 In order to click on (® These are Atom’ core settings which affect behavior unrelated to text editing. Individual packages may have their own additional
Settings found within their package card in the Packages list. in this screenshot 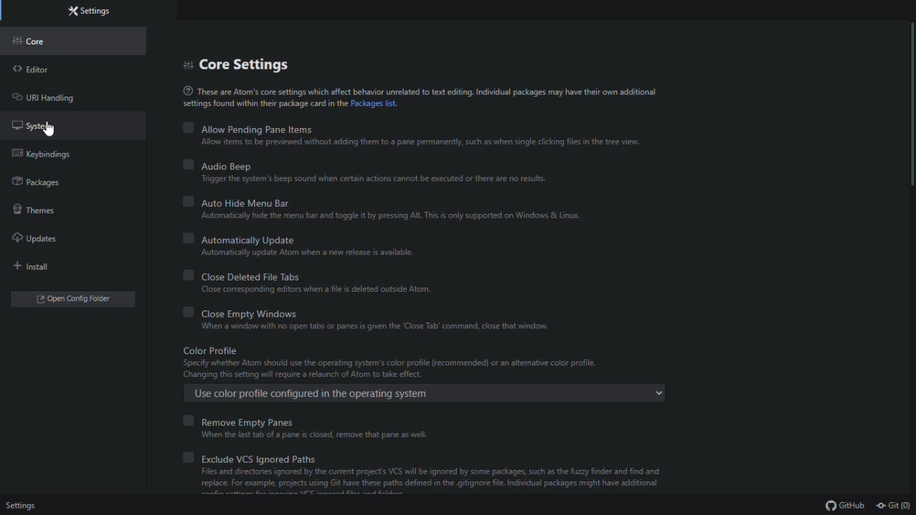, I will do `click(418, 96)`.